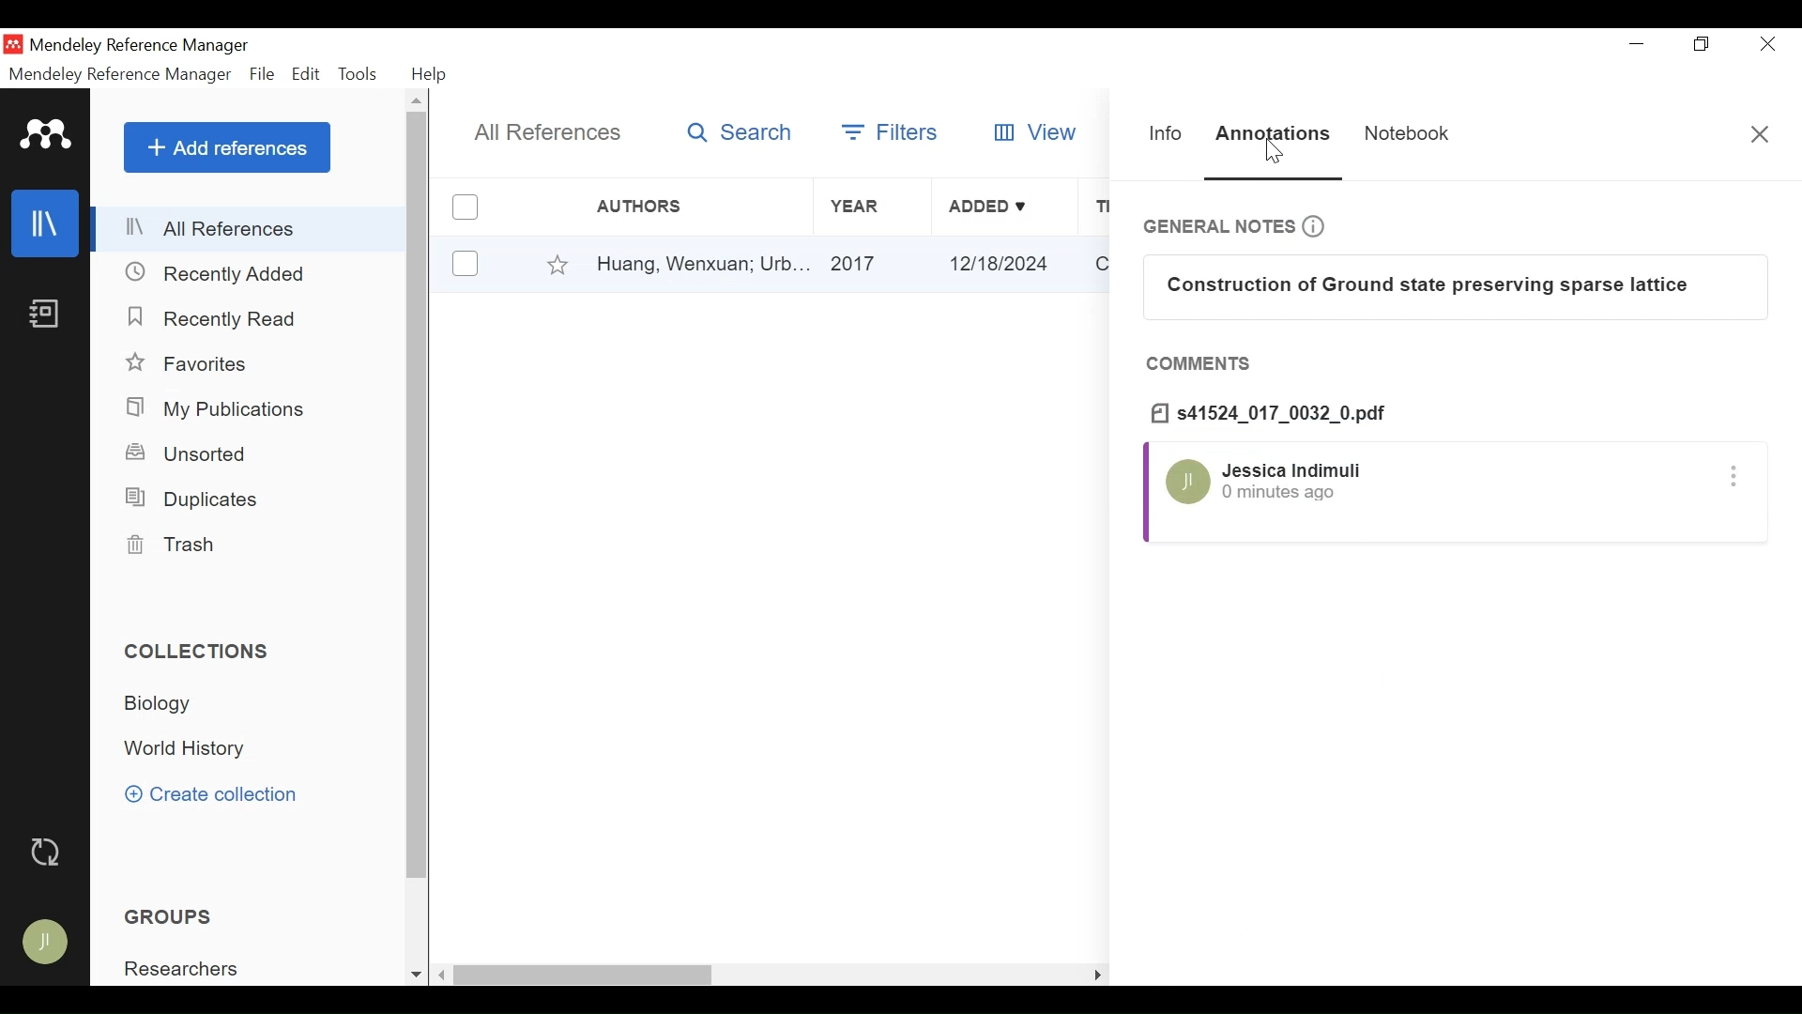 The image size is (1802, 1014). I want to click on Tools, so click(361, 74).